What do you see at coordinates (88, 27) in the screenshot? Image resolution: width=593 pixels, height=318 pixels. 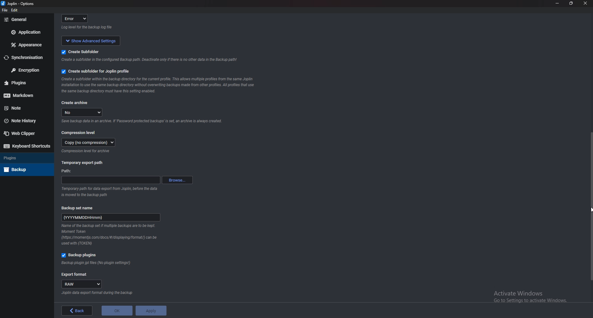 I see `info` at bounding box center [88, 27].